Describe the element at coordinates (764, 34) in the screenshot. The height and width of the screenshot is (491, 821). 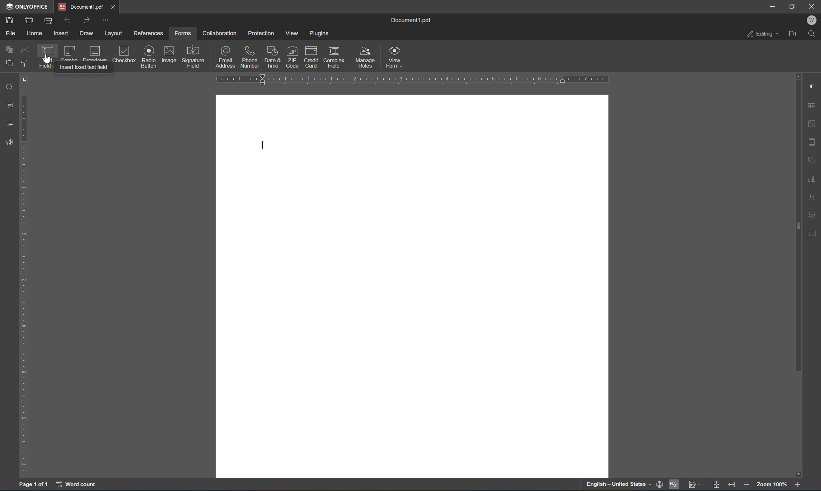
I see `editing` at that location.